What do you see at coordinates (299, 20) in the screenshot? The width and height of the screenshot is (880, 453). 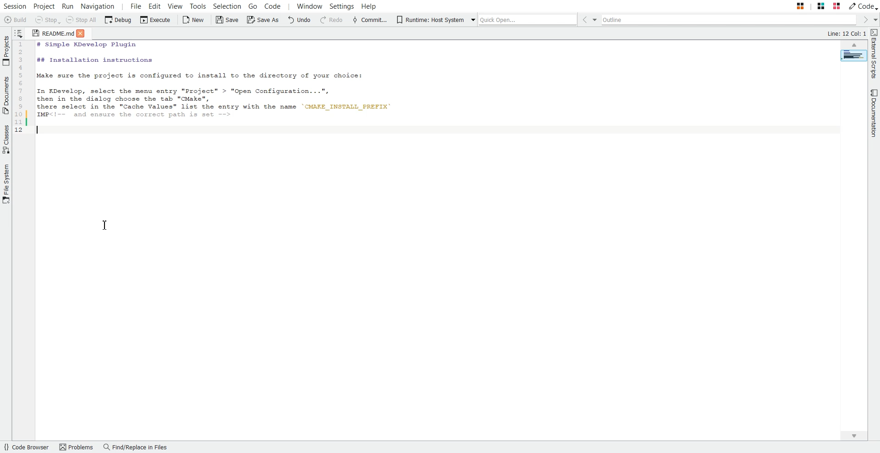 I see `Undo` at bounding box center [299, 20].